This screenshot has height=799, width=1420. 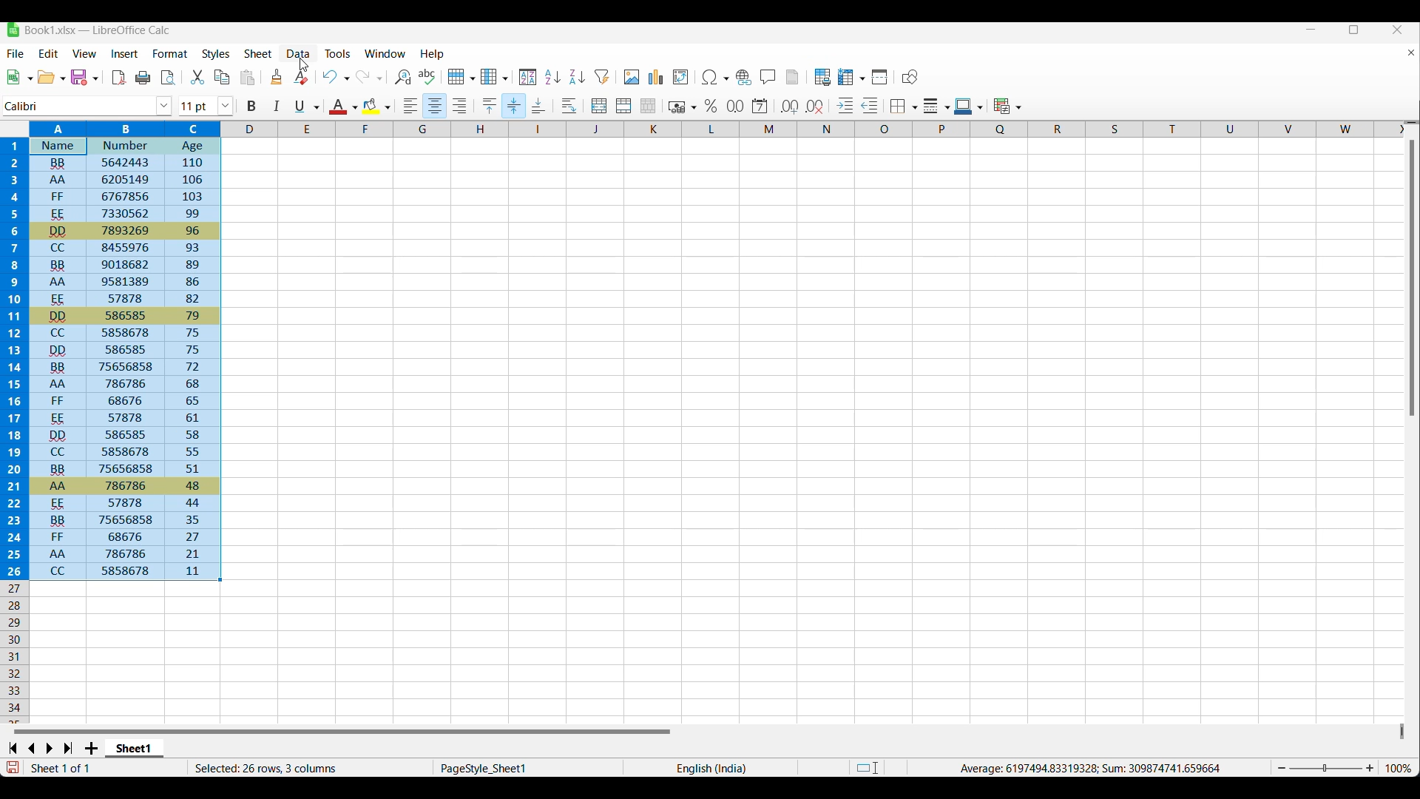 I want to click on Define print area, so click(x=823, y=77).